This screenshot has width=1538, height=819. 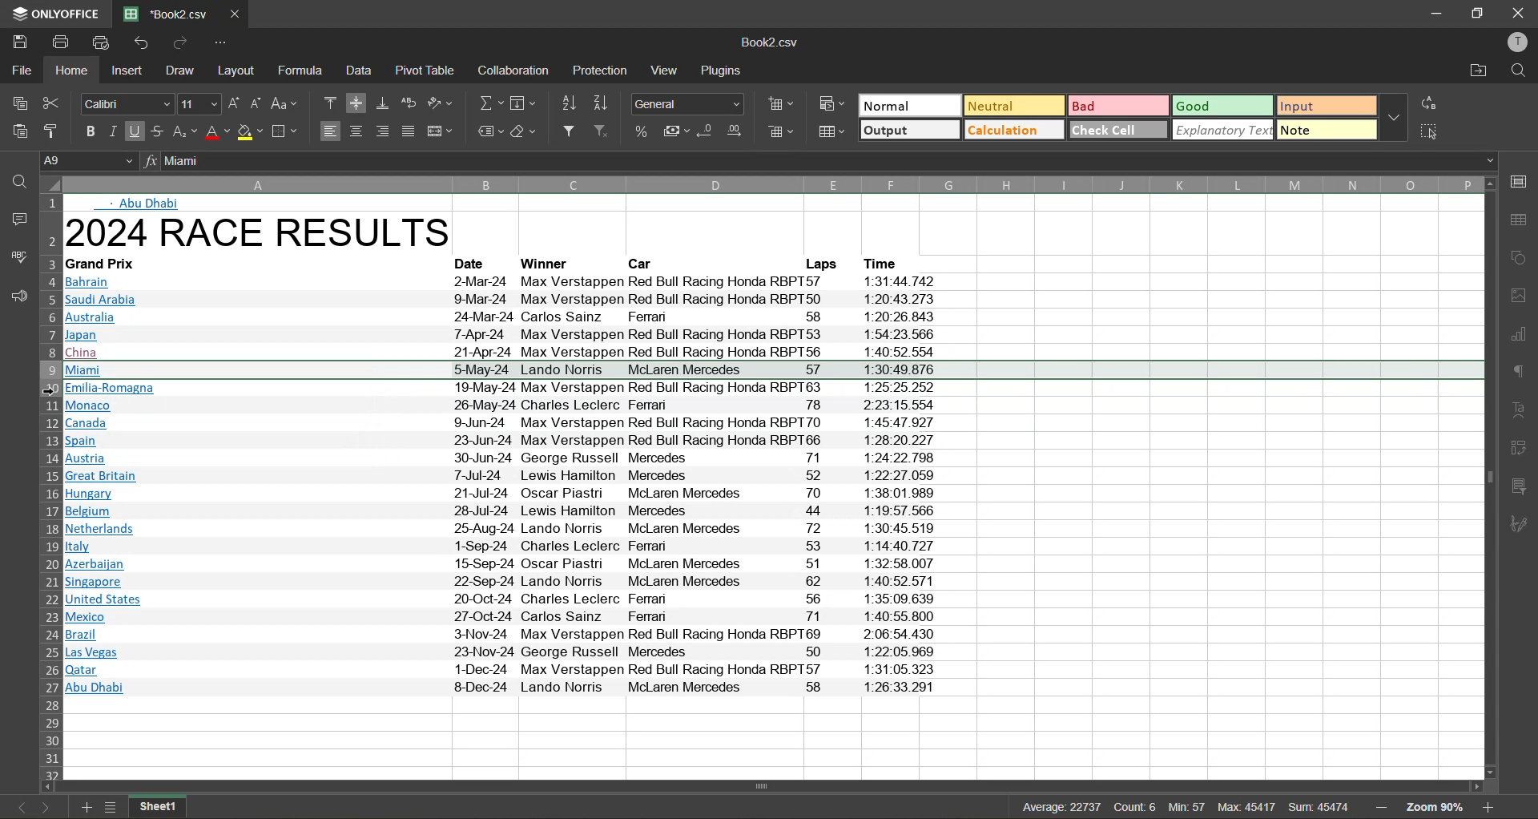 I want to click on Qatar 1-Dec-24 Max Verstappen Red Bull Racing Honda RBPT57 1:31:05.323, so click(x=499, y=669).